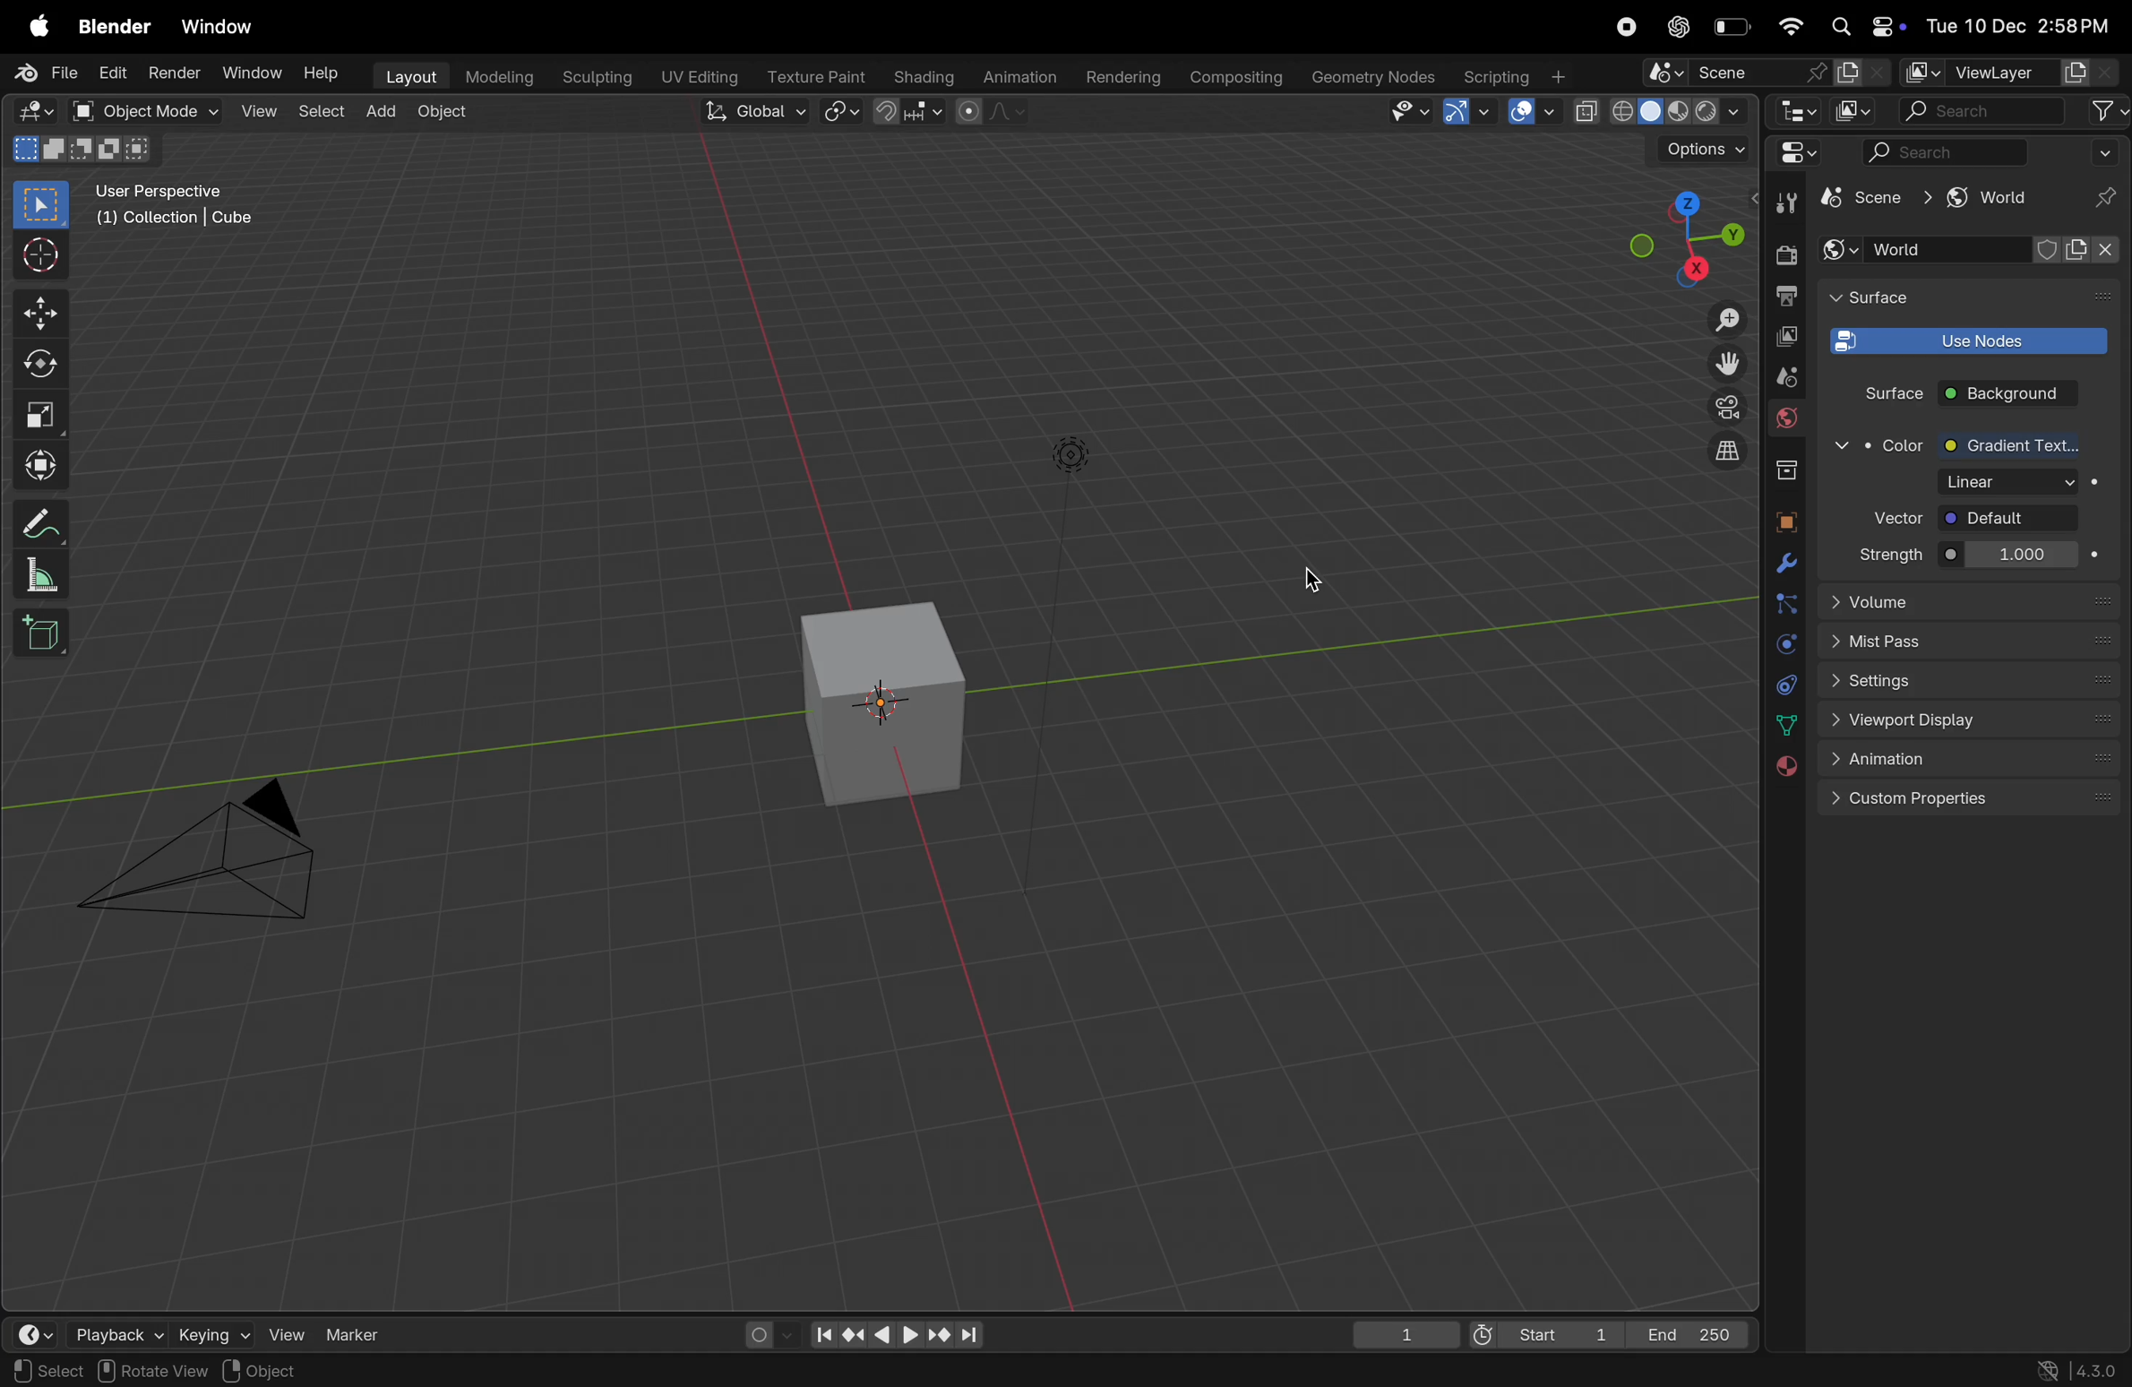 The height and width of the screenshot is (1387, 2132). What do you see at coordinates (2016, 446) in the screenshot?
I see `Gradient texture` at bounding box center [2016, 446].